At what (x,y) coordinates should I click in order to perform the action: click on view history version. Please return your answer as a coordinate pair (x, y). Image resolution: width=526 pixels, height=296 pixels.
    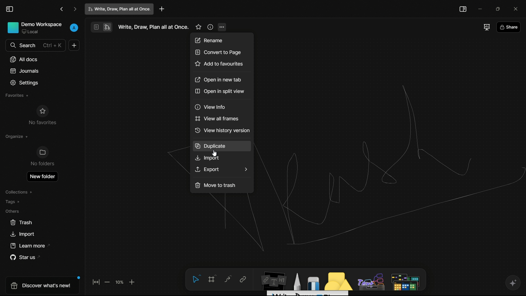
    Looking at the image, I should click on (222, 130).